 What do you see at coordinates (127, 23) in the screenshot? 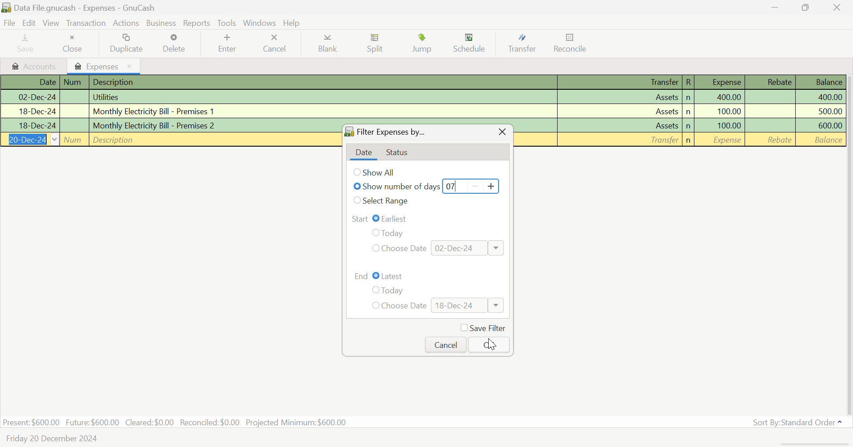
I see `Actions` at bounding box center [127, 23].